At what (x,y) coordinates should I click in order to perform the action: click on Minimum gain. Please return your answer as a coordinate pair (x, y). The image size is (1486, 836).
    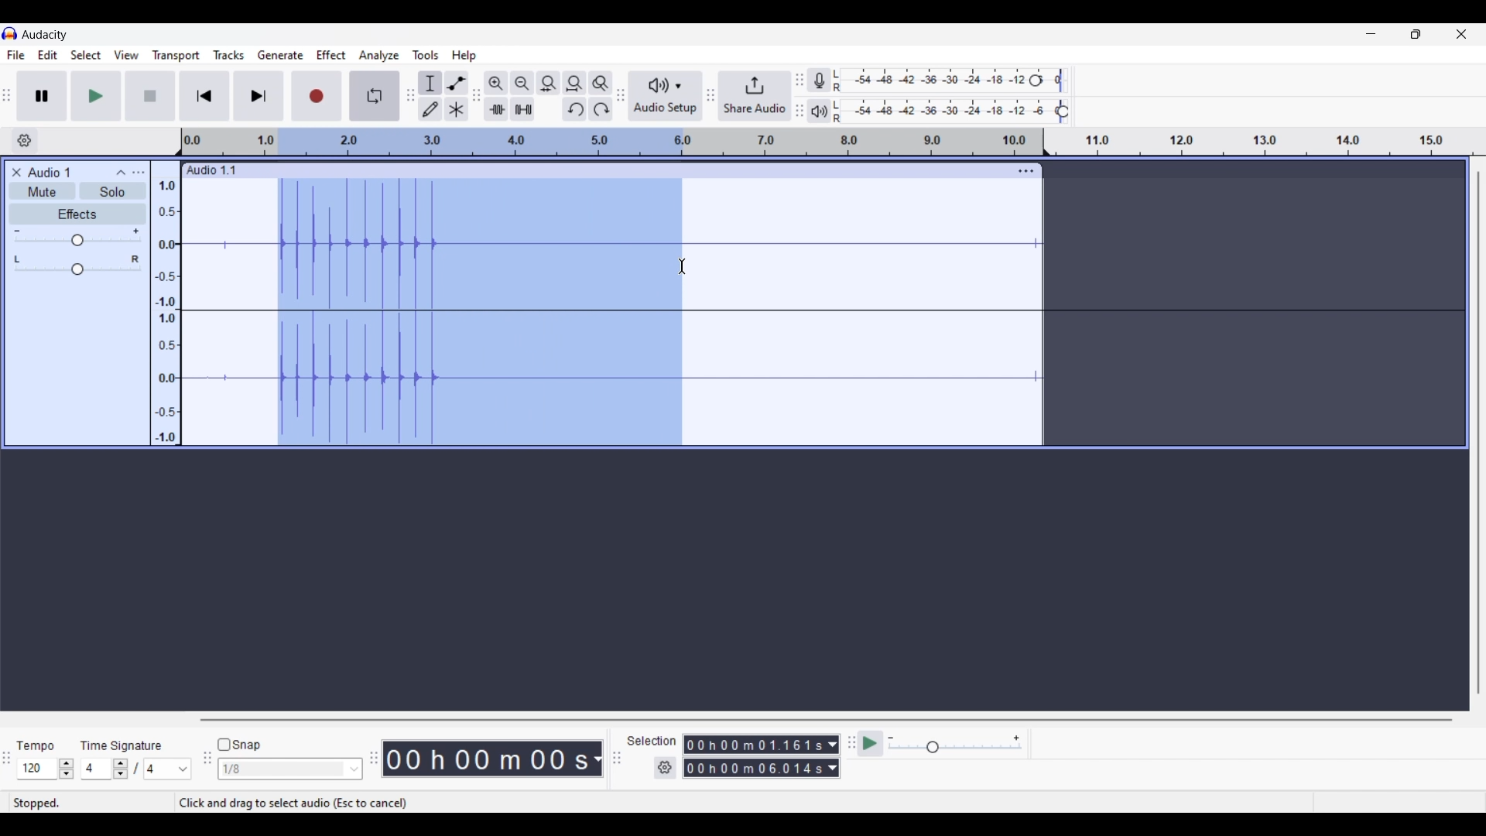
    Looking at the image, I should click on (16, 231).